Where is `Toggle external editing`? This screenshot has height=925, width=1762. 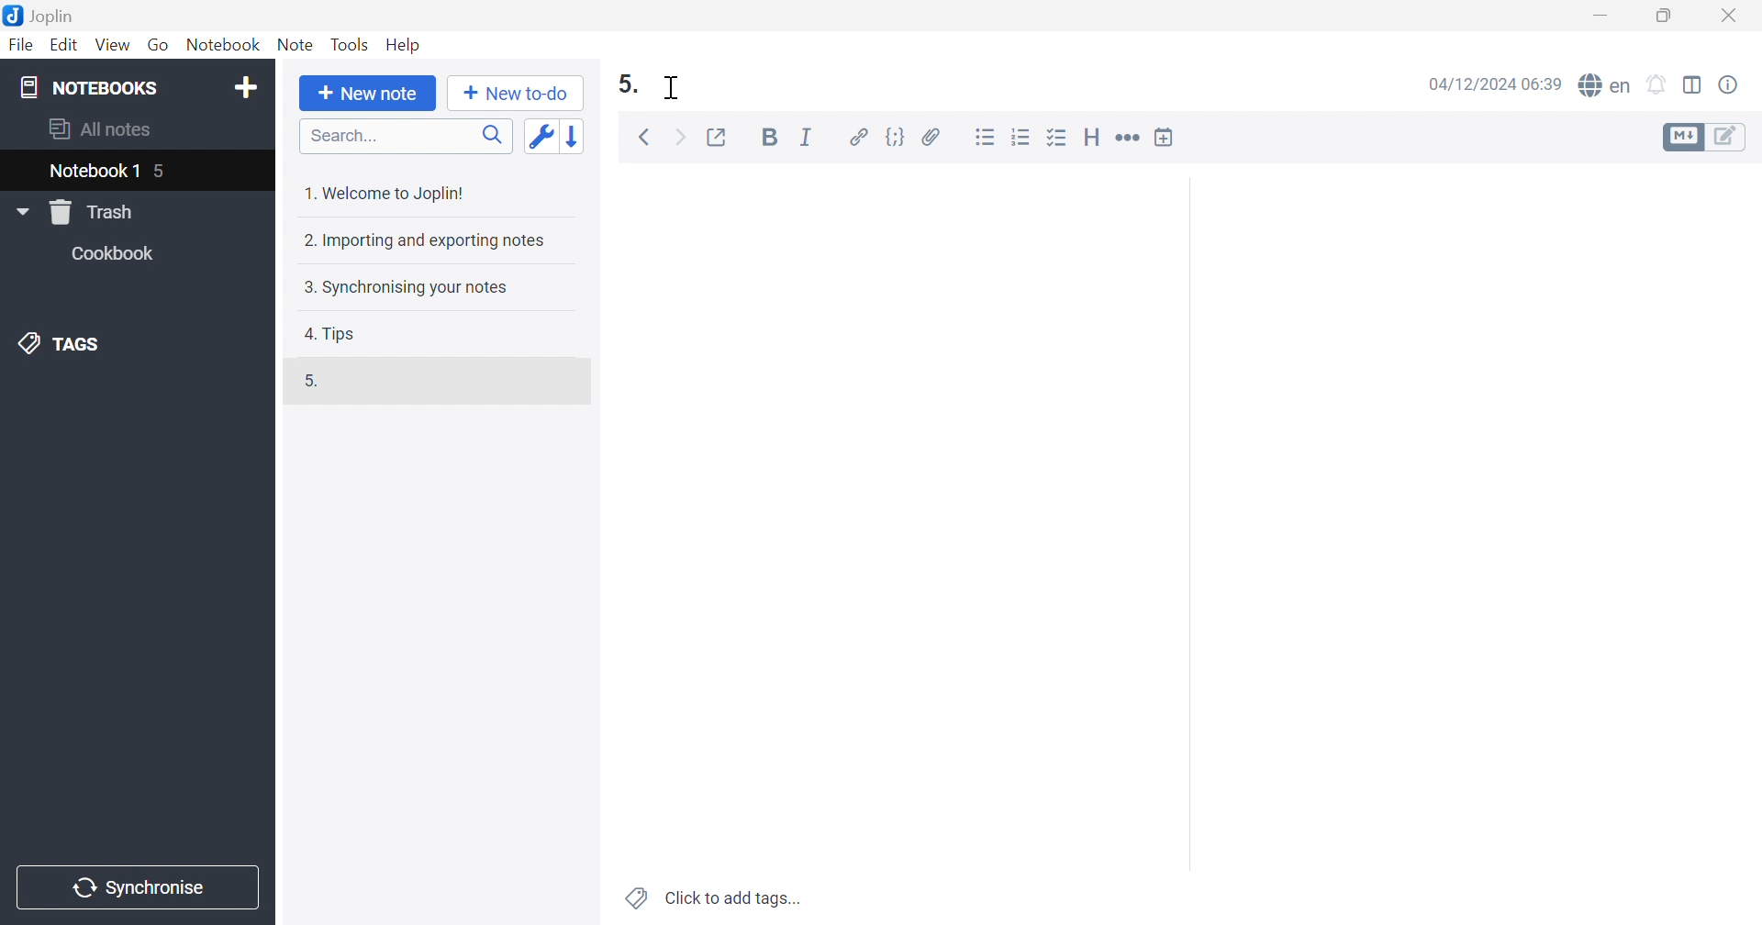
Toggle external editing is located at coordinates (723, 139).